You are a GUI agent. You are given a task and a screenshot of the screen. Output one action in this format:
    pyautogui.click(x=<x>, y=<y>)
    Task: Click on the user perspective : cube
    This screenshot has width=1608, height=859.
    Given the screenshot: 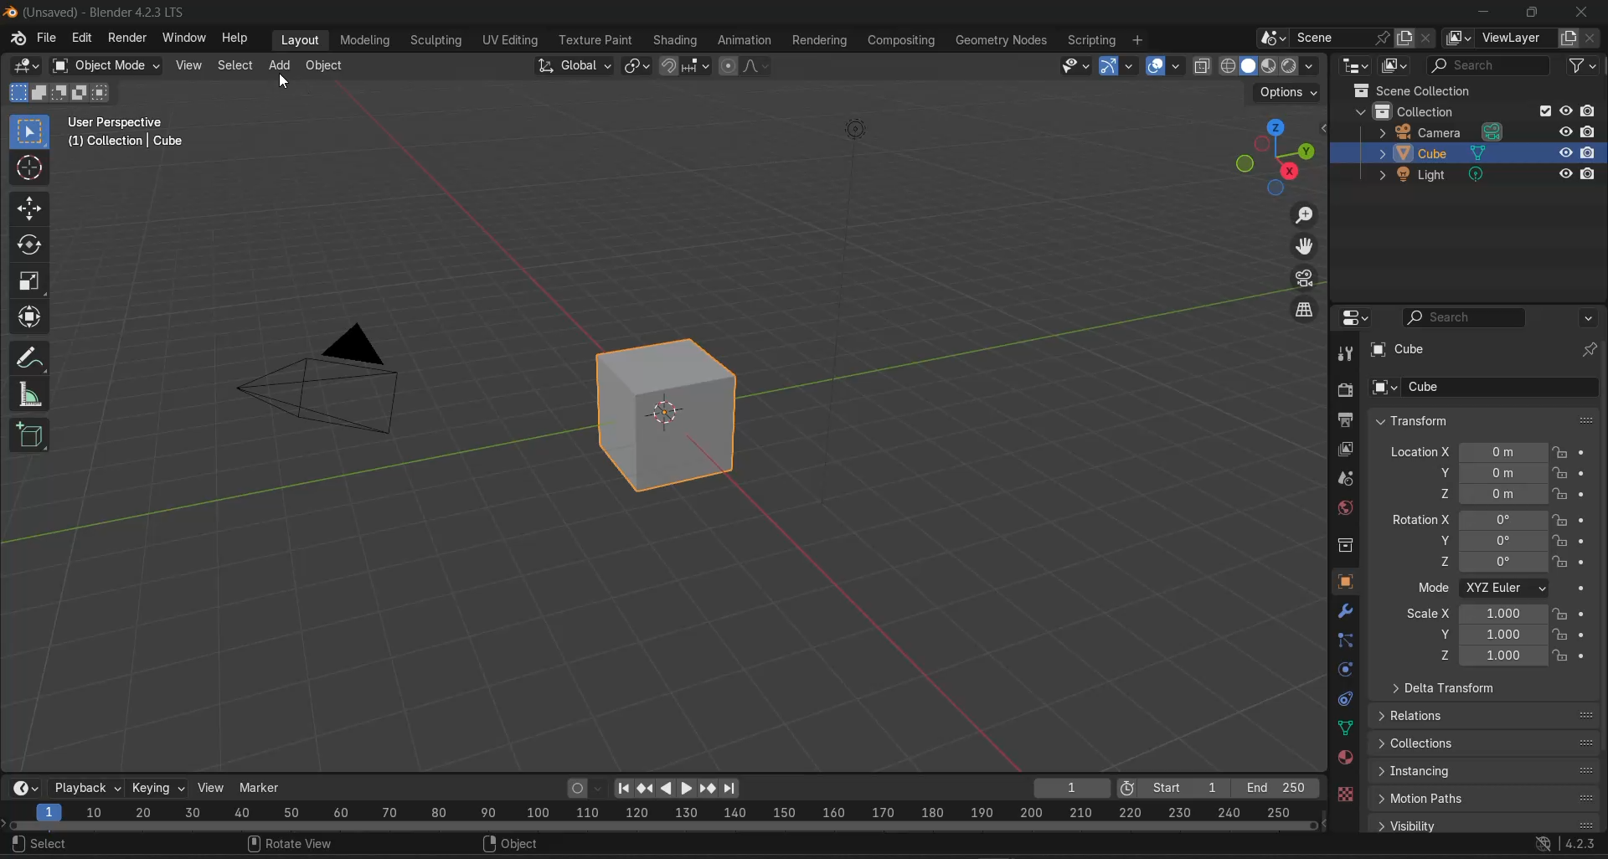 What is the action you would take?
    pyautogui.click(x=131, y=134)
    